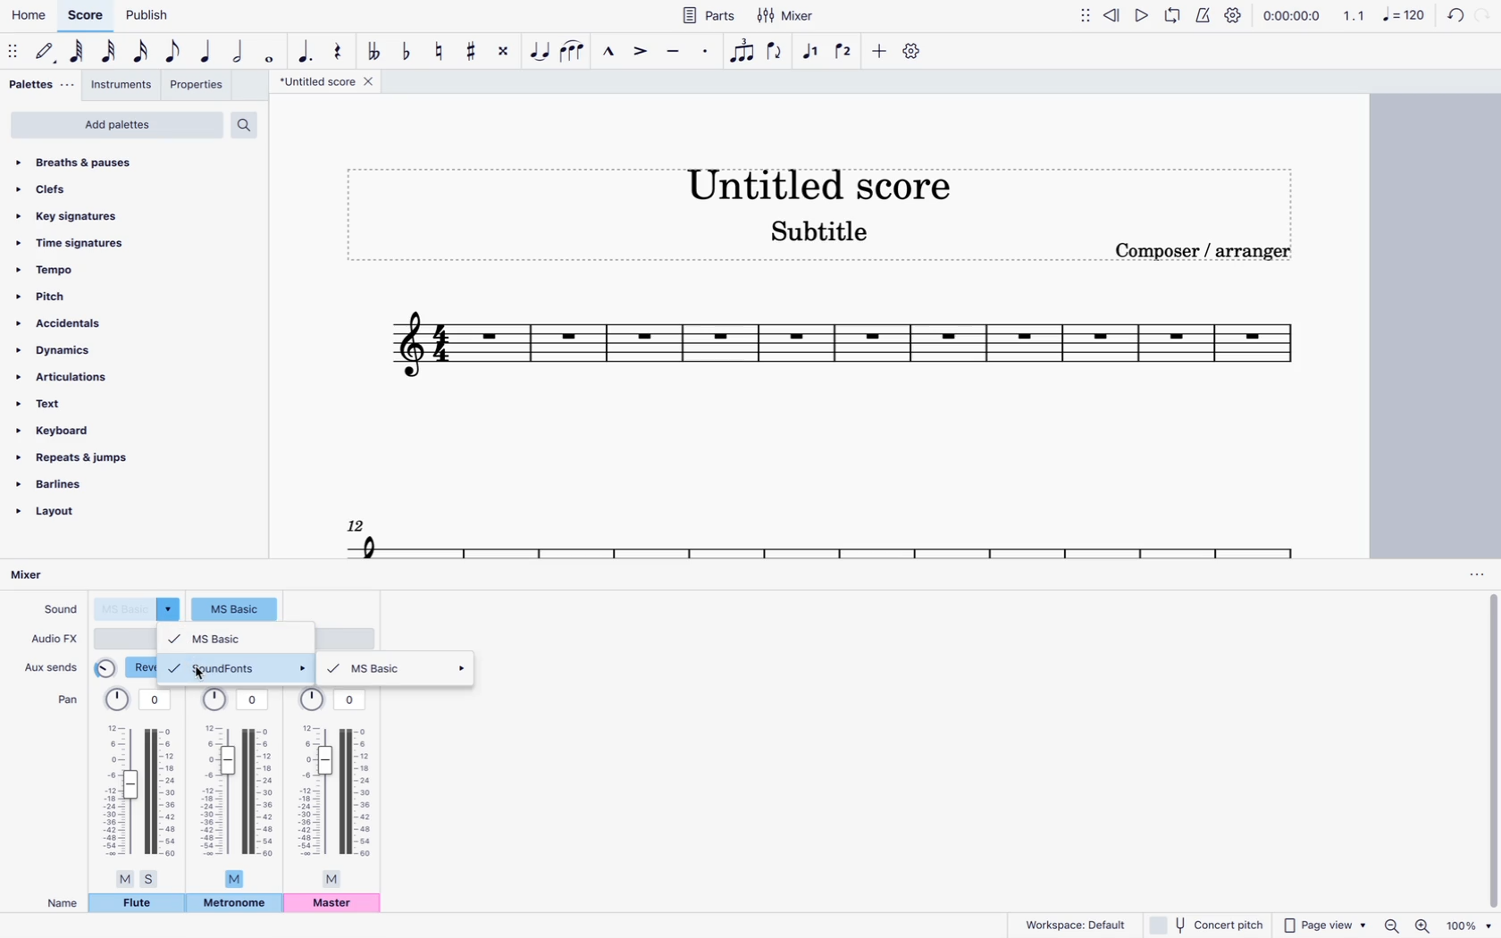 This screenshot has width=1501, height=938. I want to click on repeats & jumps, so click(85, 459).